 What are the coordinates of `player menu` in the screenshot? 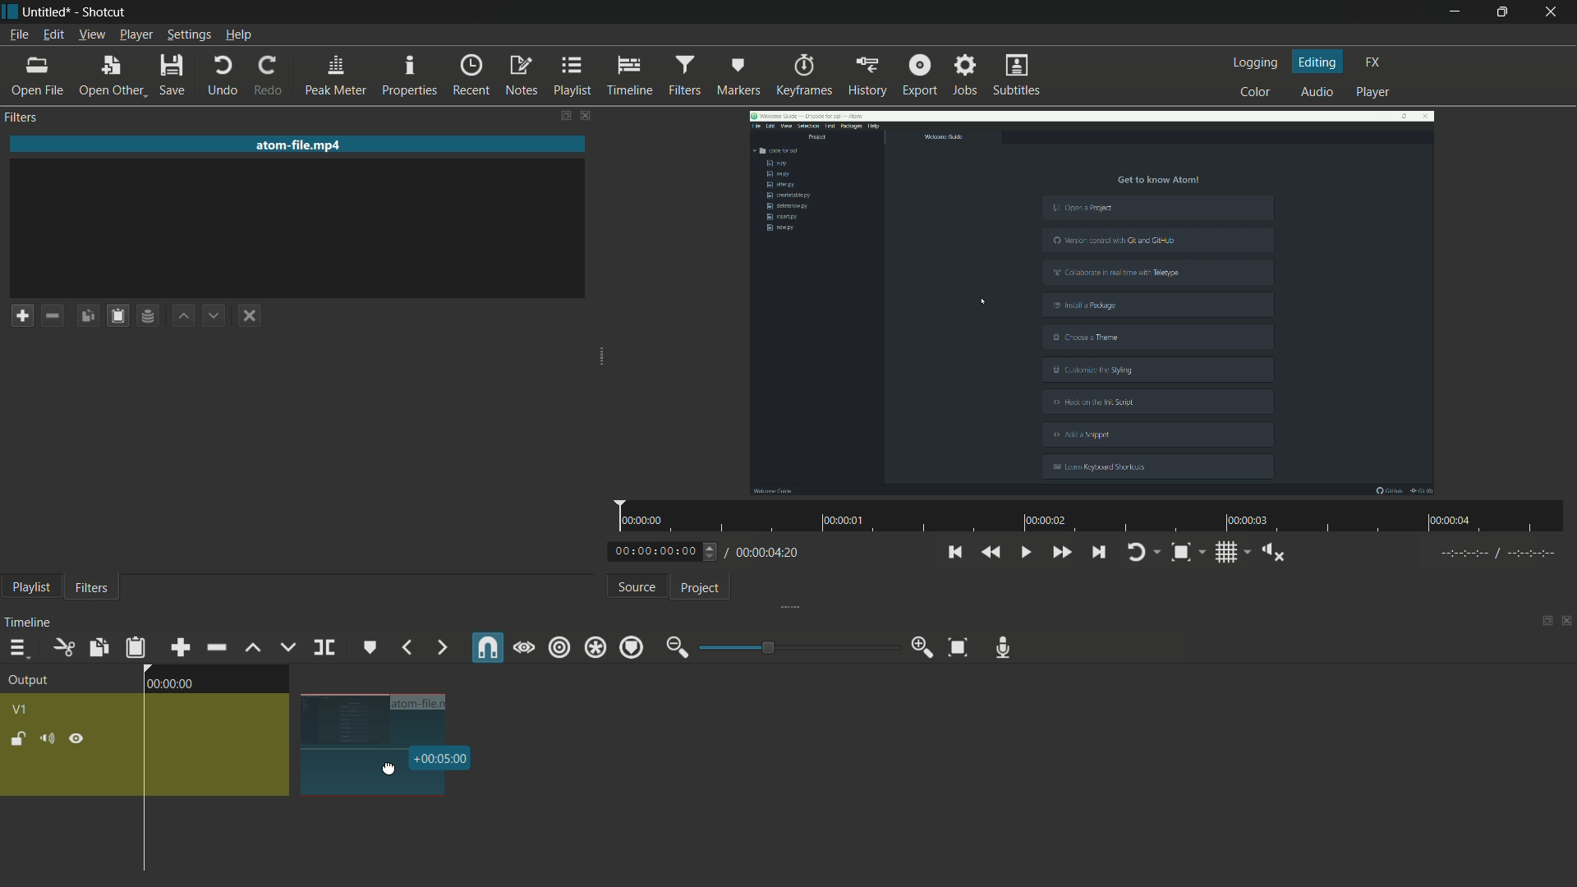 It's located at (136, 34).